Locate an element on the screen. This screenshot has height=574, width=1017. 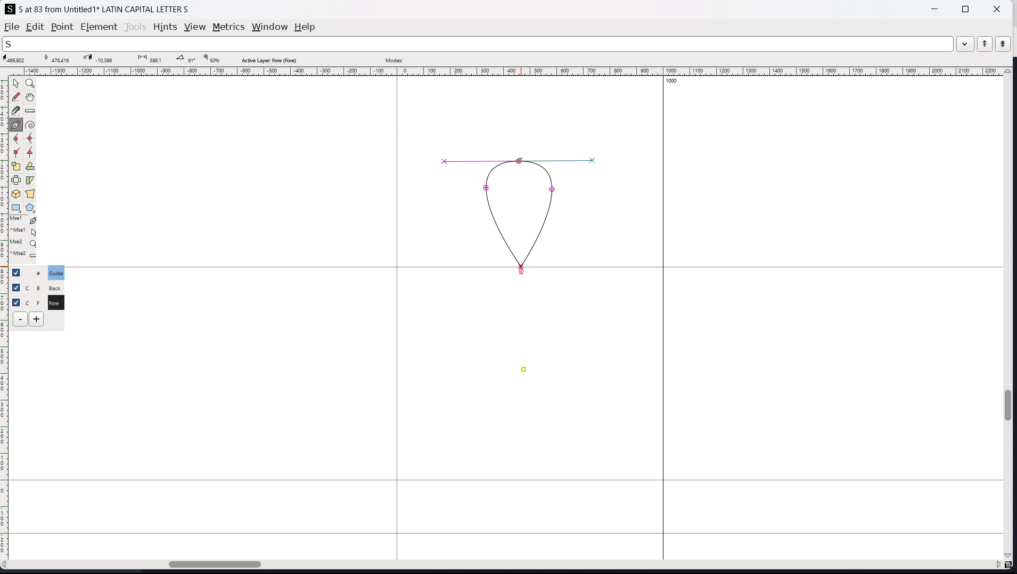
S at 83 from Untitled 1 LATIN CAPITAL LETTER S is located at coordinates (104, 9).